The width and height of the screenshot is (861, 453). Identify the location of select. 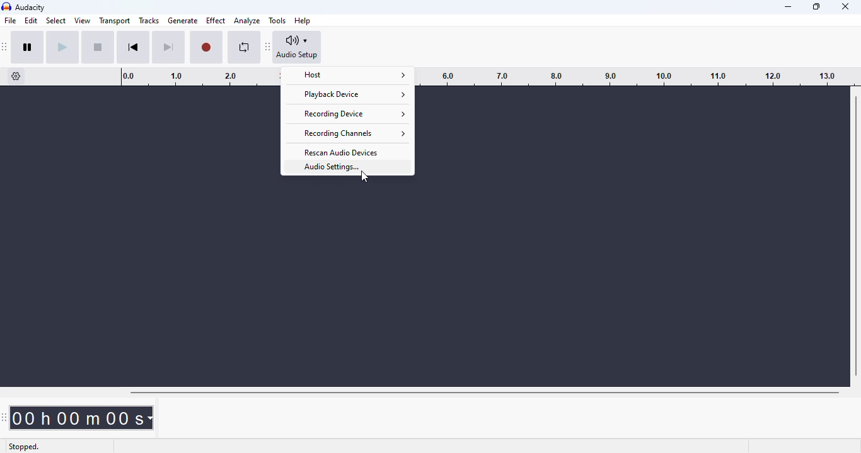
(57, 21).